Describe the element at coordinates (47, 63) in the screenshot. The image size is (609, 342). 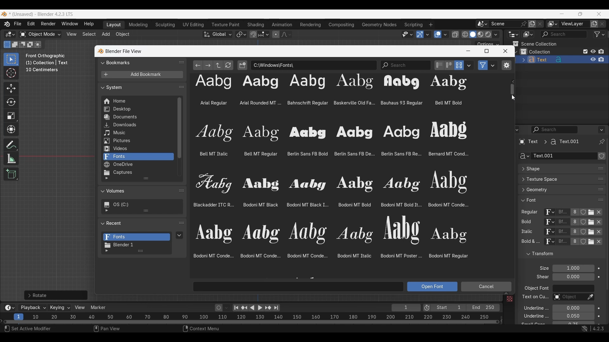
I see `Frame description changed` at that location.